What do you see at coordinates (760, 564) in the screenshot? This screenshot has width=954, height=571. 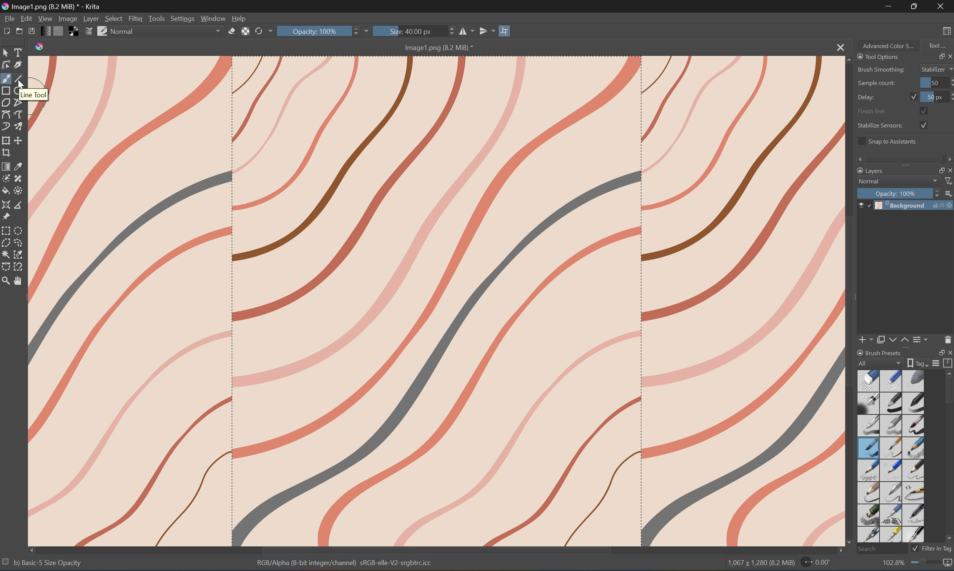 I see `1,067 * 1,280 (3.2 MB)` at bounding box center [760, 564].